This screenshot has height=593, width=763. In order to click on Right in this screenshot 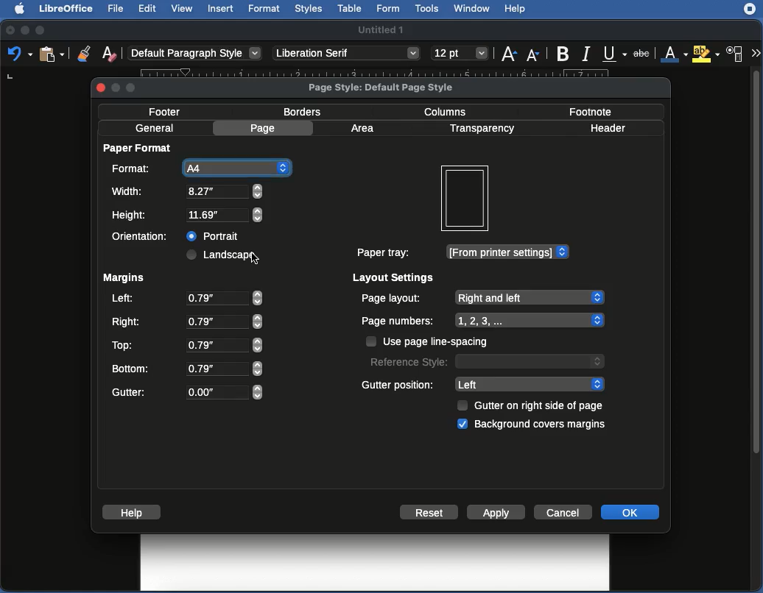, I will do `click(127, 320)`.